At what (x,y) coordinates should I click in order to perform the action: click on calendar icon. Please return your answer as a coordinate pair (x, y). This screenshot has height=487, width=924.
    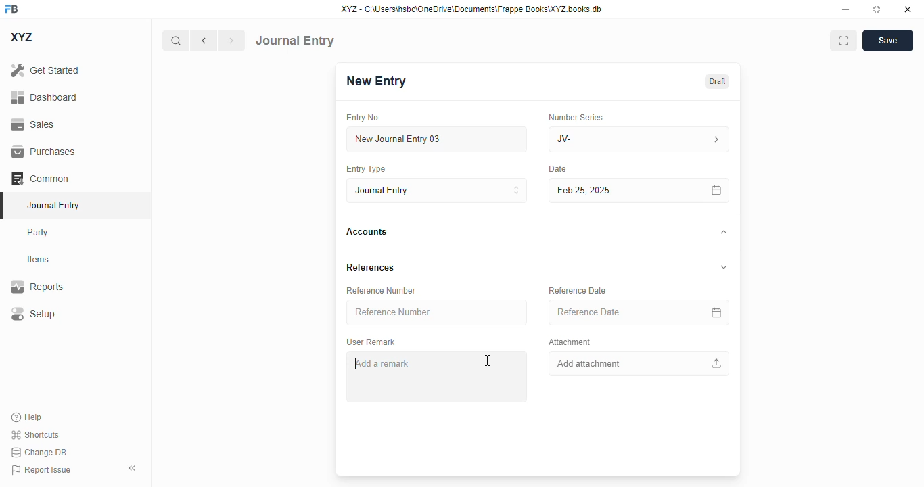
    Looking at the image, I should click on (718, 191).